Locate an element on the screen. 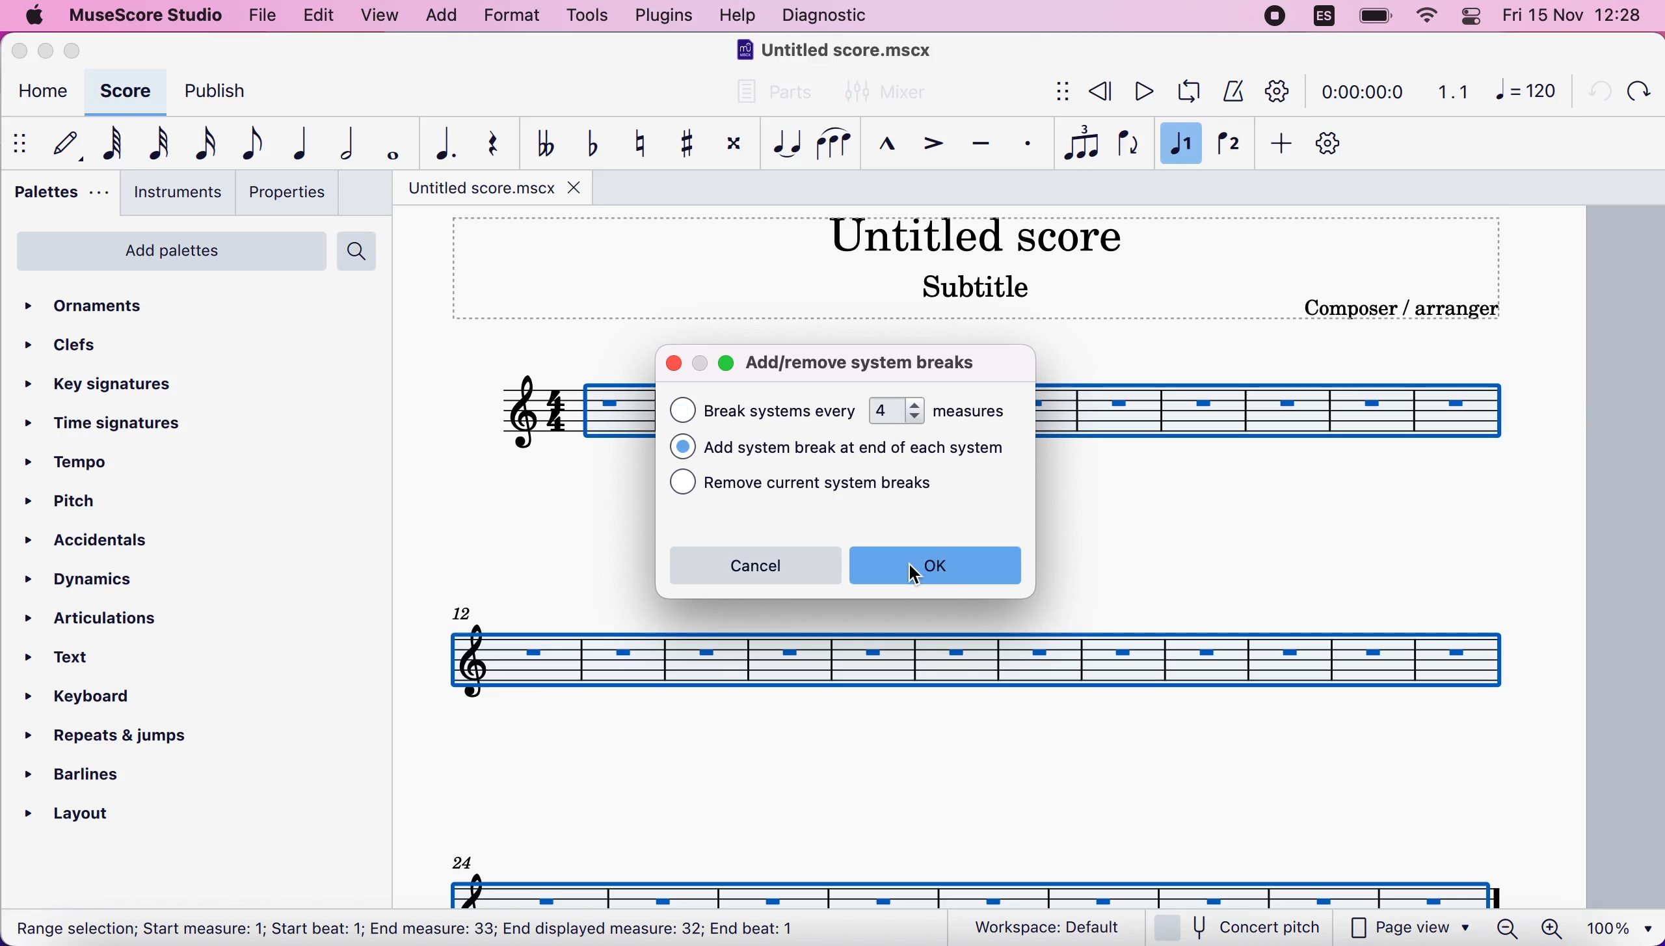  pitch is located at coordinates (81, 503).